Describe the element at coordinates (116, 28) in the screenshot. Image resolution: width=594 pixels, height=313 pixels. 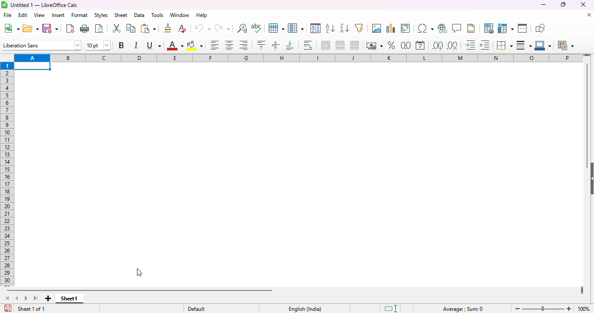
I see `cut` at that location.